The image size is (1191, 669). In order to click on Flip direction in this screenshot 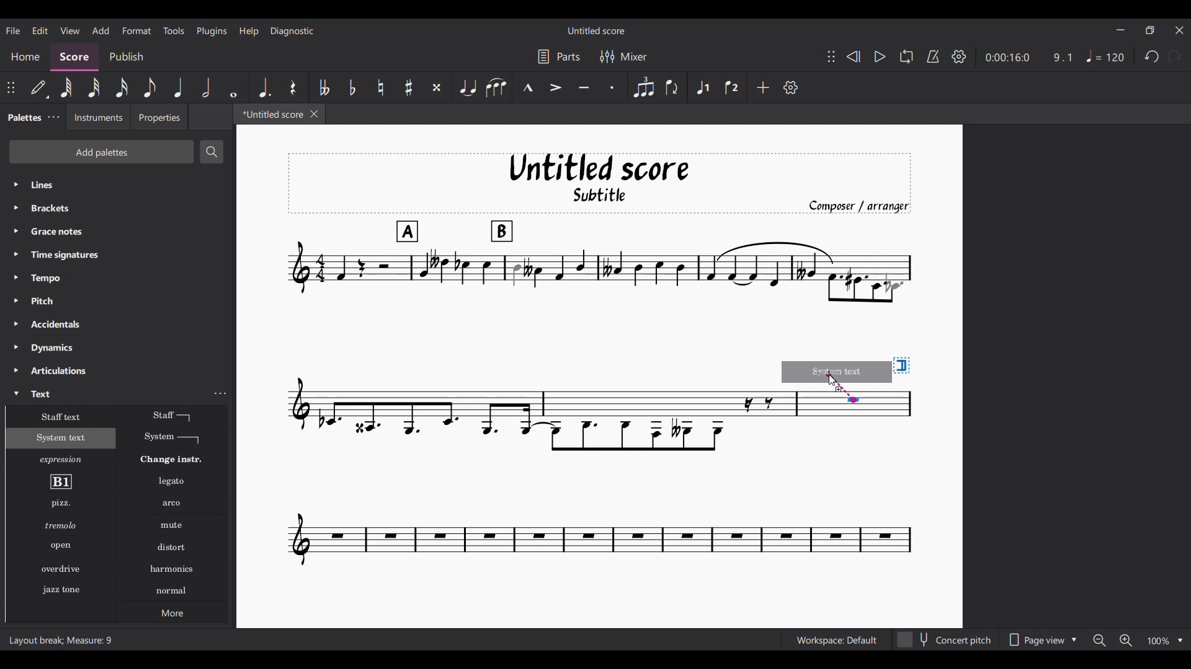, I will do `click(672, 87)`.